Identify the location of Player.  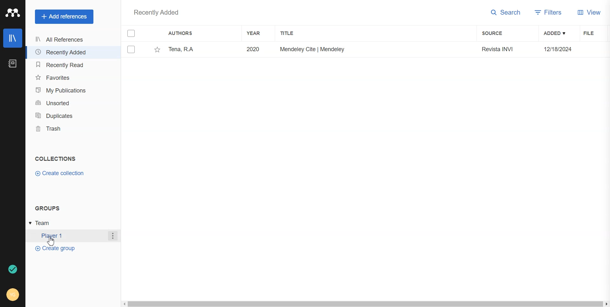
(66, 236).